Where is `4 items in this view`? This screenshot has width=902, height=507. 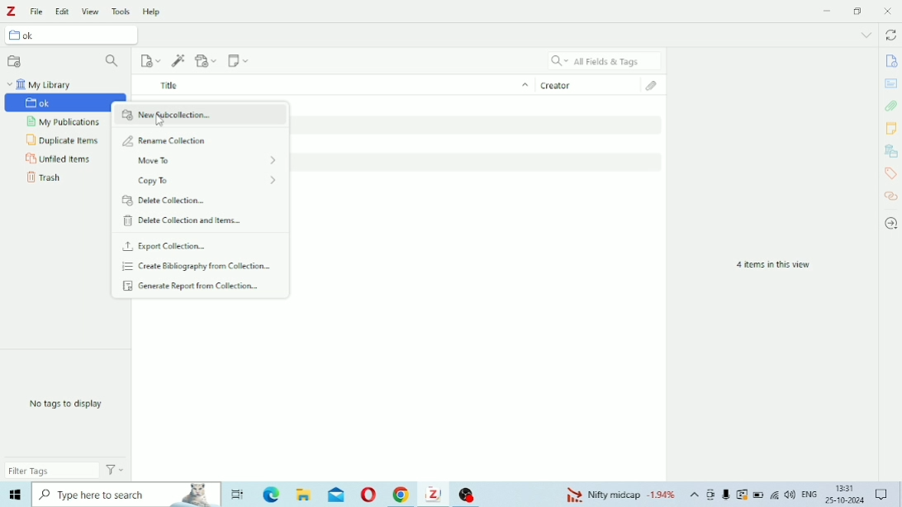 4 items in this view is located at coordinates (773, 265).